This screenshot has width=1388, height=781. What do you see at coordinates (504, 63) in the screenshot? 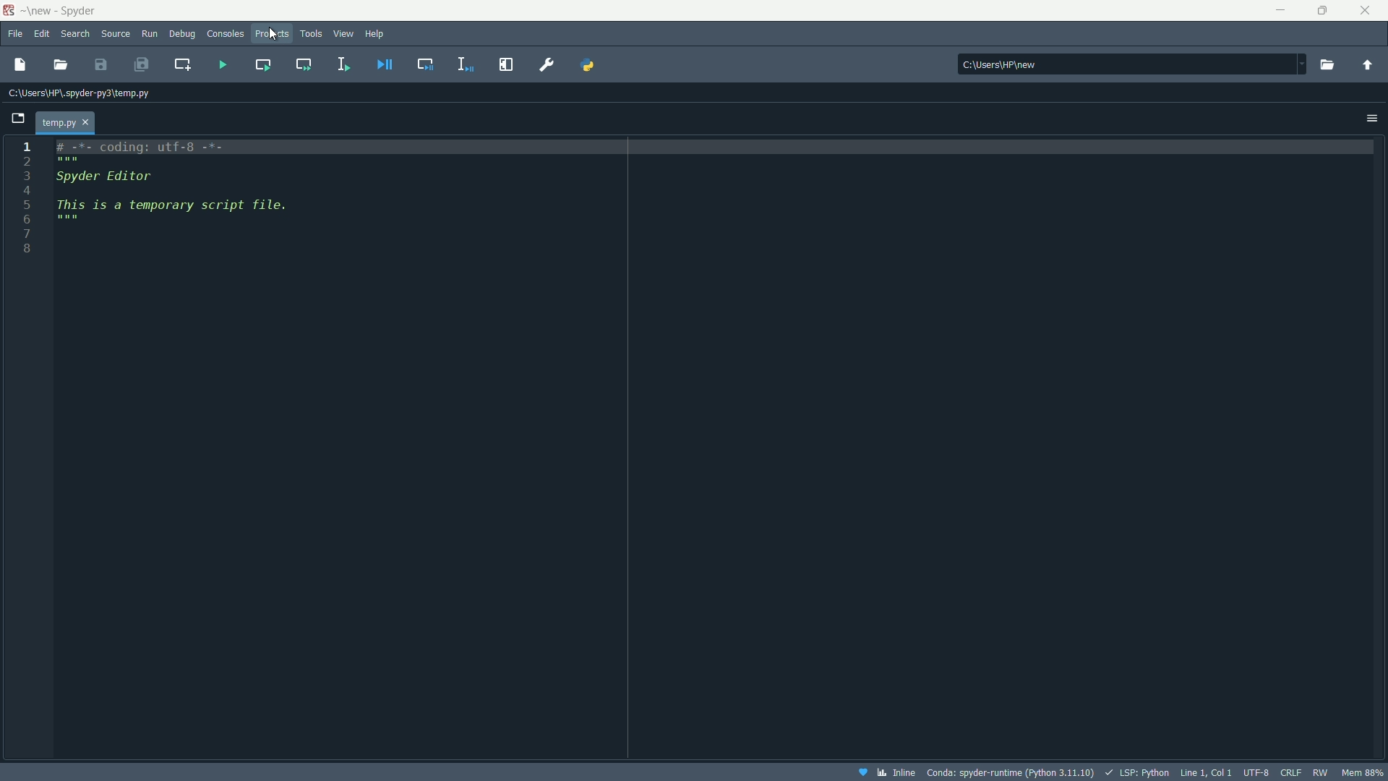
I see `Maximize current pane` at bounding box center [504, 63].